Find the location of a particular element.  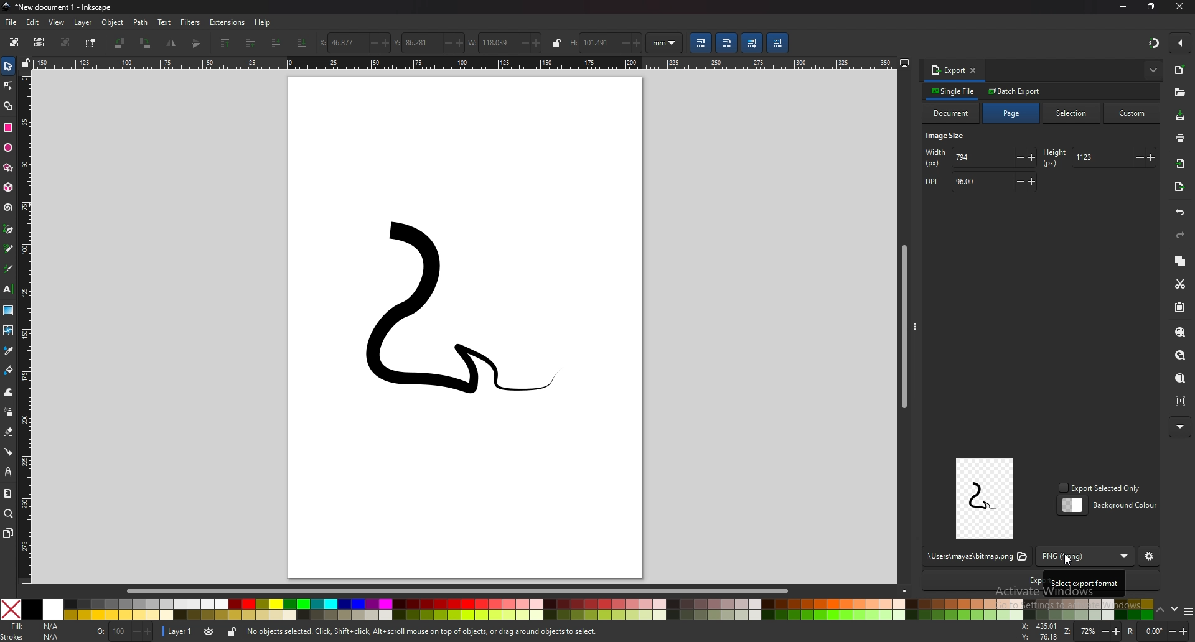

custom is located at coordinates (1132, 114).